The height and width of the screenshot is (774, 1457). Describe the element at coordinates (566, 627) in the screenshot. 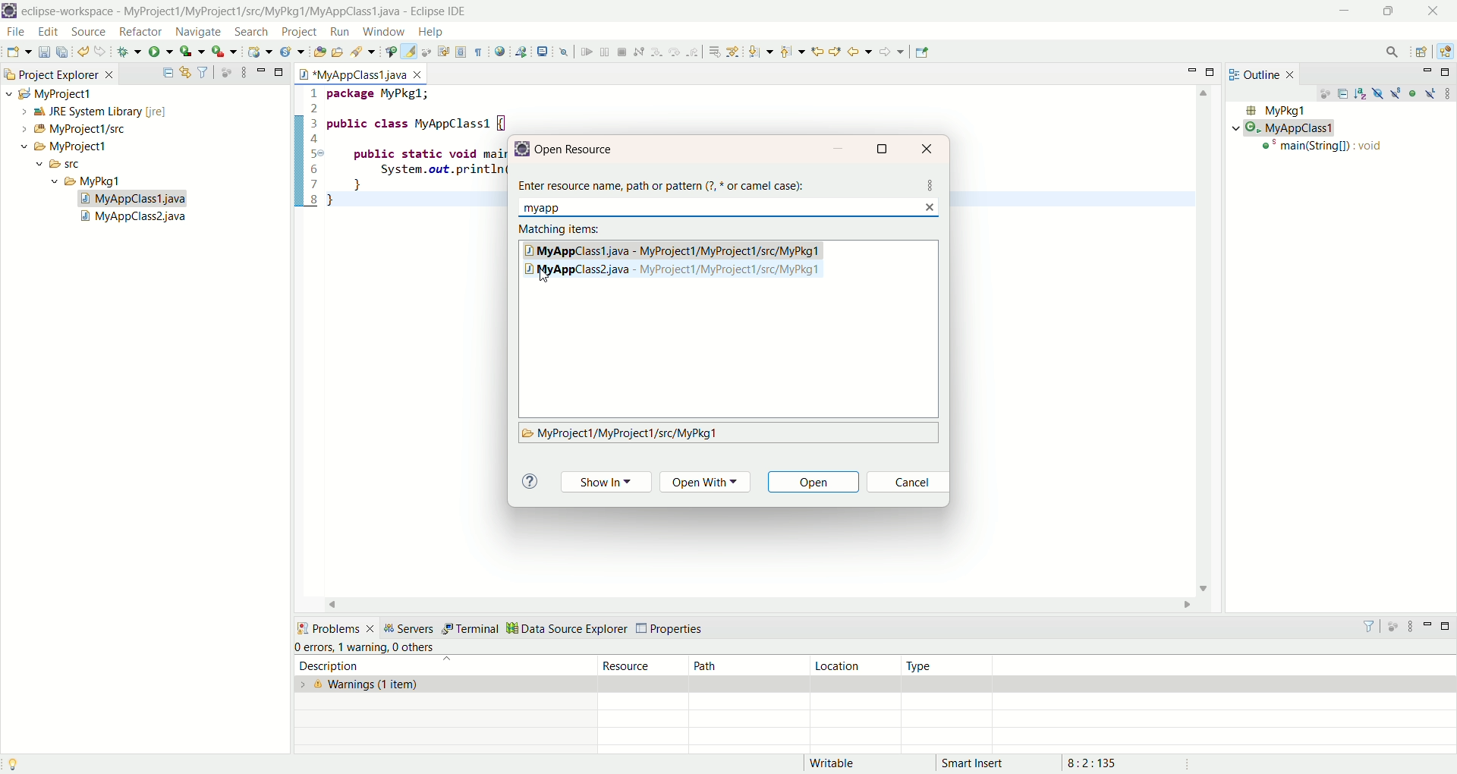

I see `data source explorer` at that location.